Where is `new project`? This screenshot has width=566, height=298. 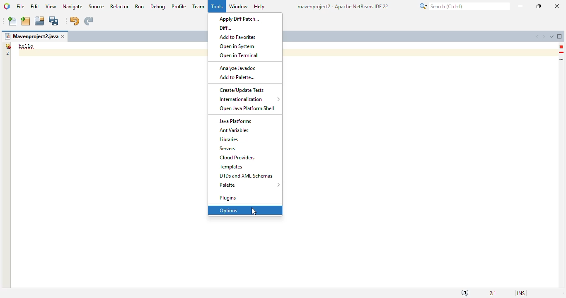
new project is located at coordinates (25, 21).